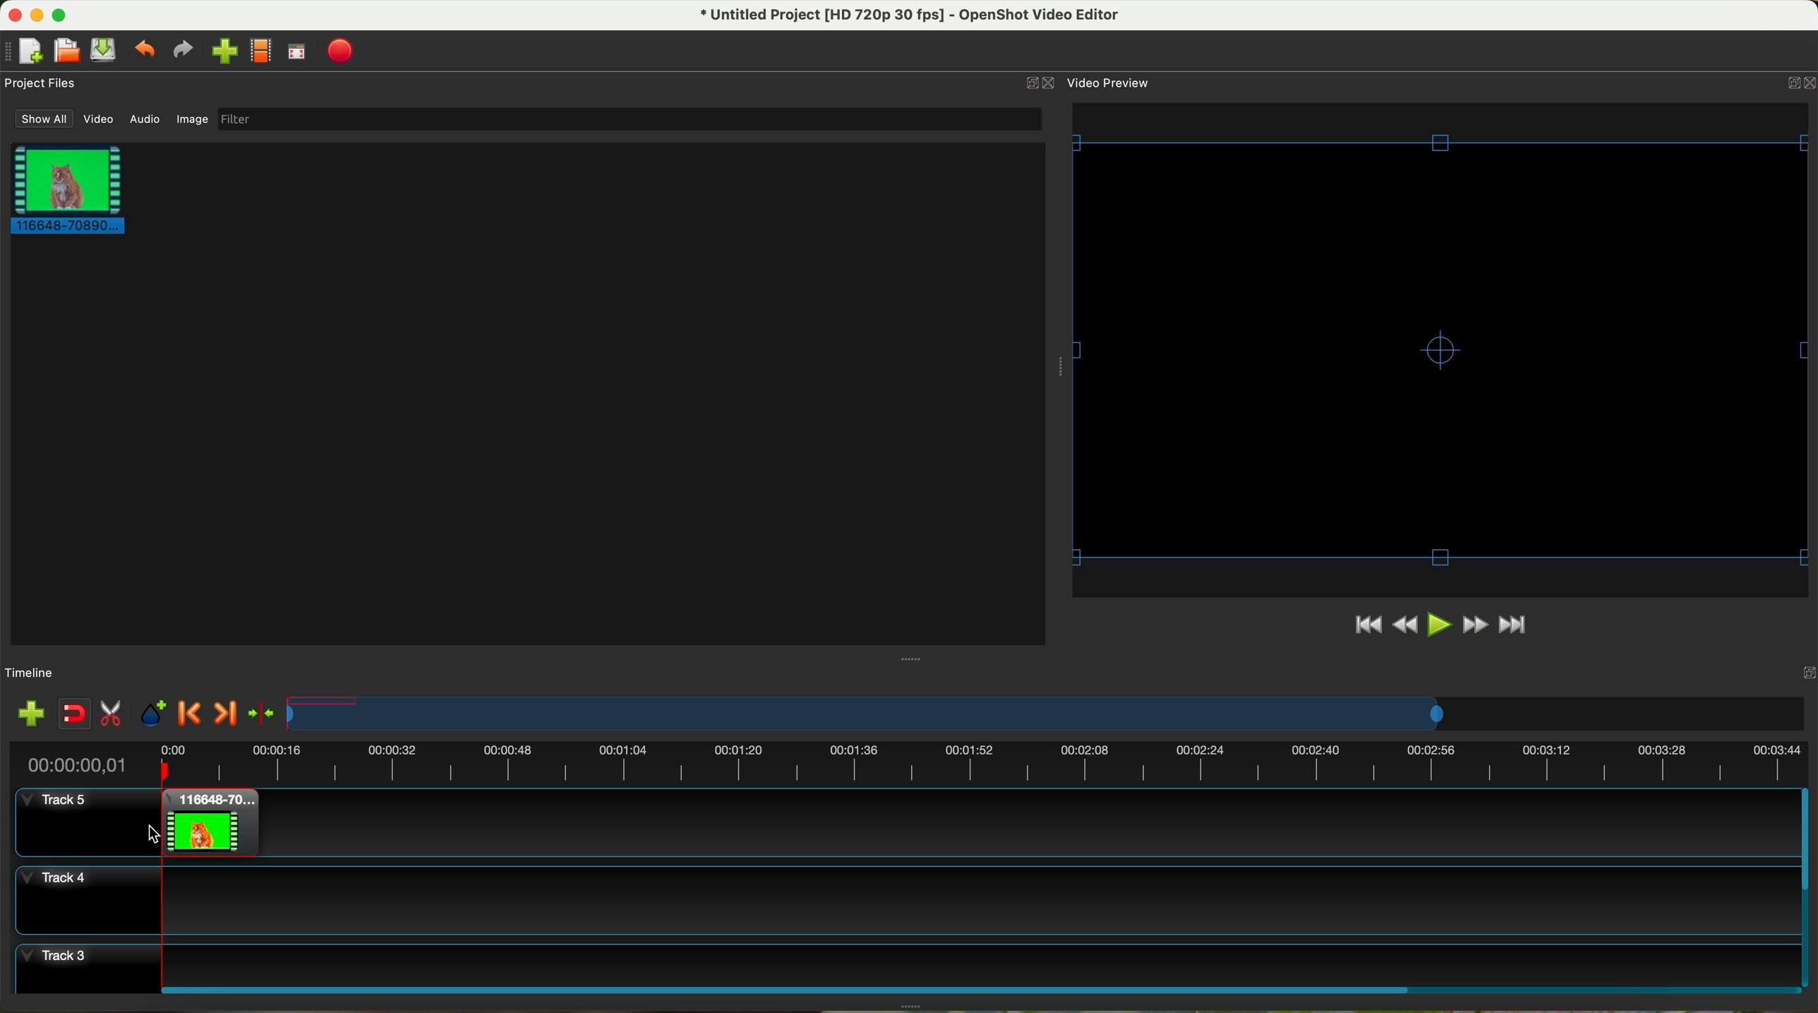 The image size is (1818, 1013). Describe the element at coordinates (143, 48) in the screenshot. I see `undo` at that location.